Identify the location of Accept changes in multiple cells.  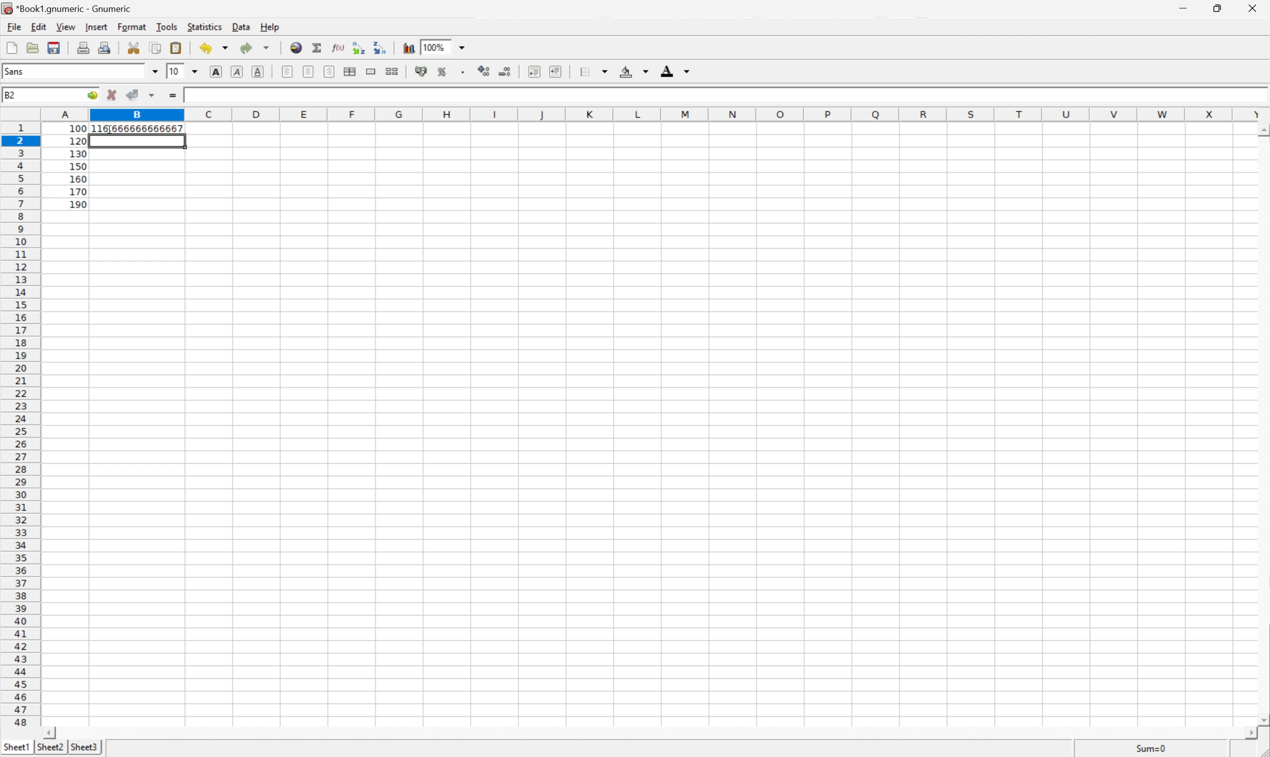
(151, 95).